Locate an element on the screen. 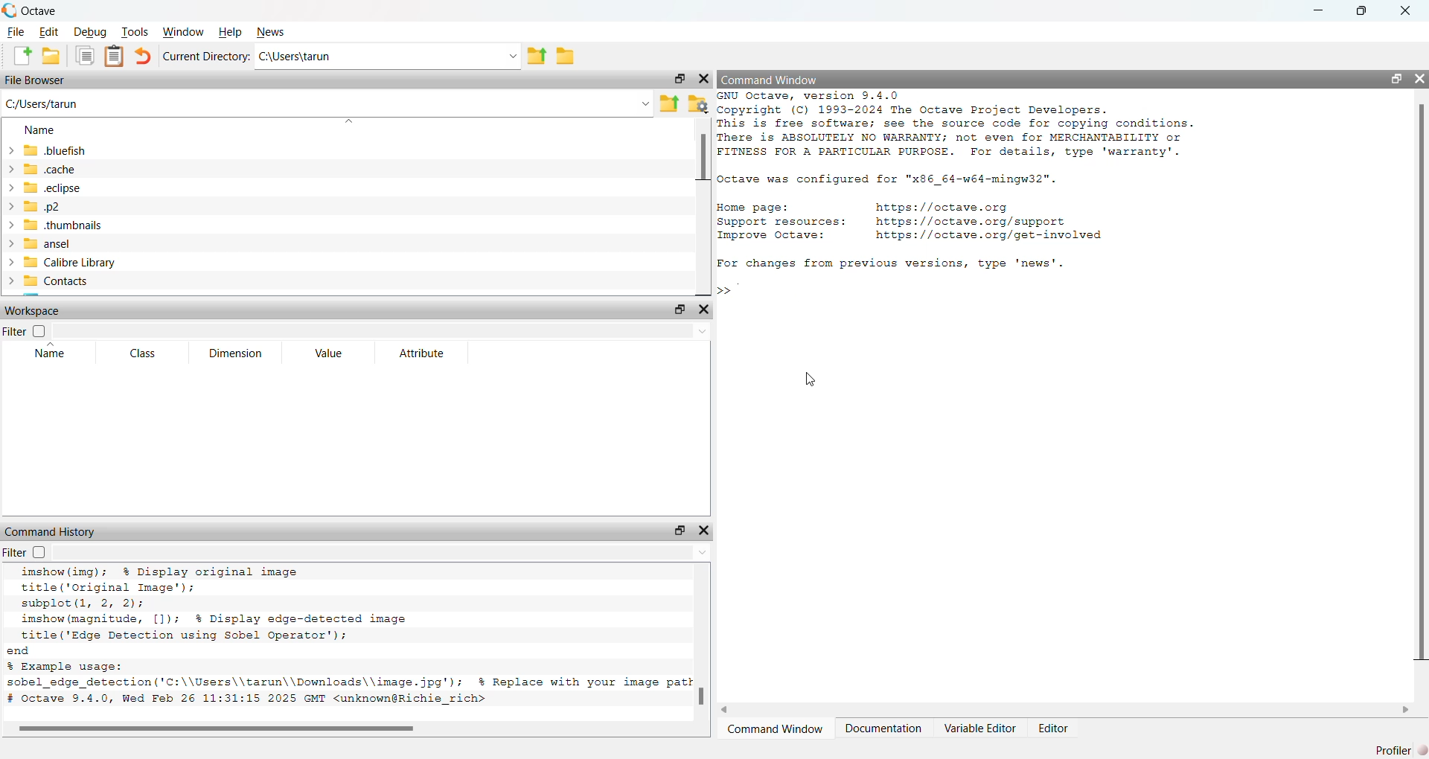 This screenshot has height=759, width=1429. C\Users\tarun v is located at coordinates (386, 57).